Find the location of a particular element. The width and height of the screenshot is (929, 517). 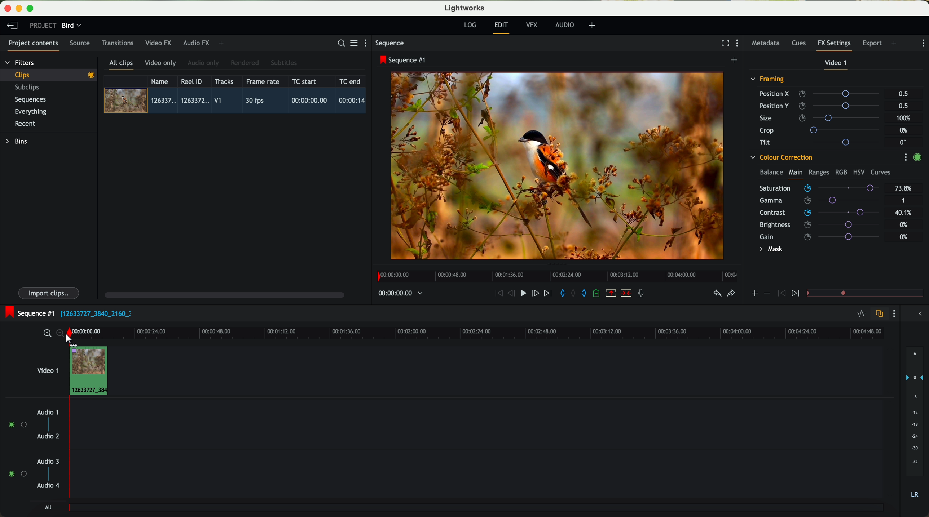

scroll bar is located at coordinates (224, 294).